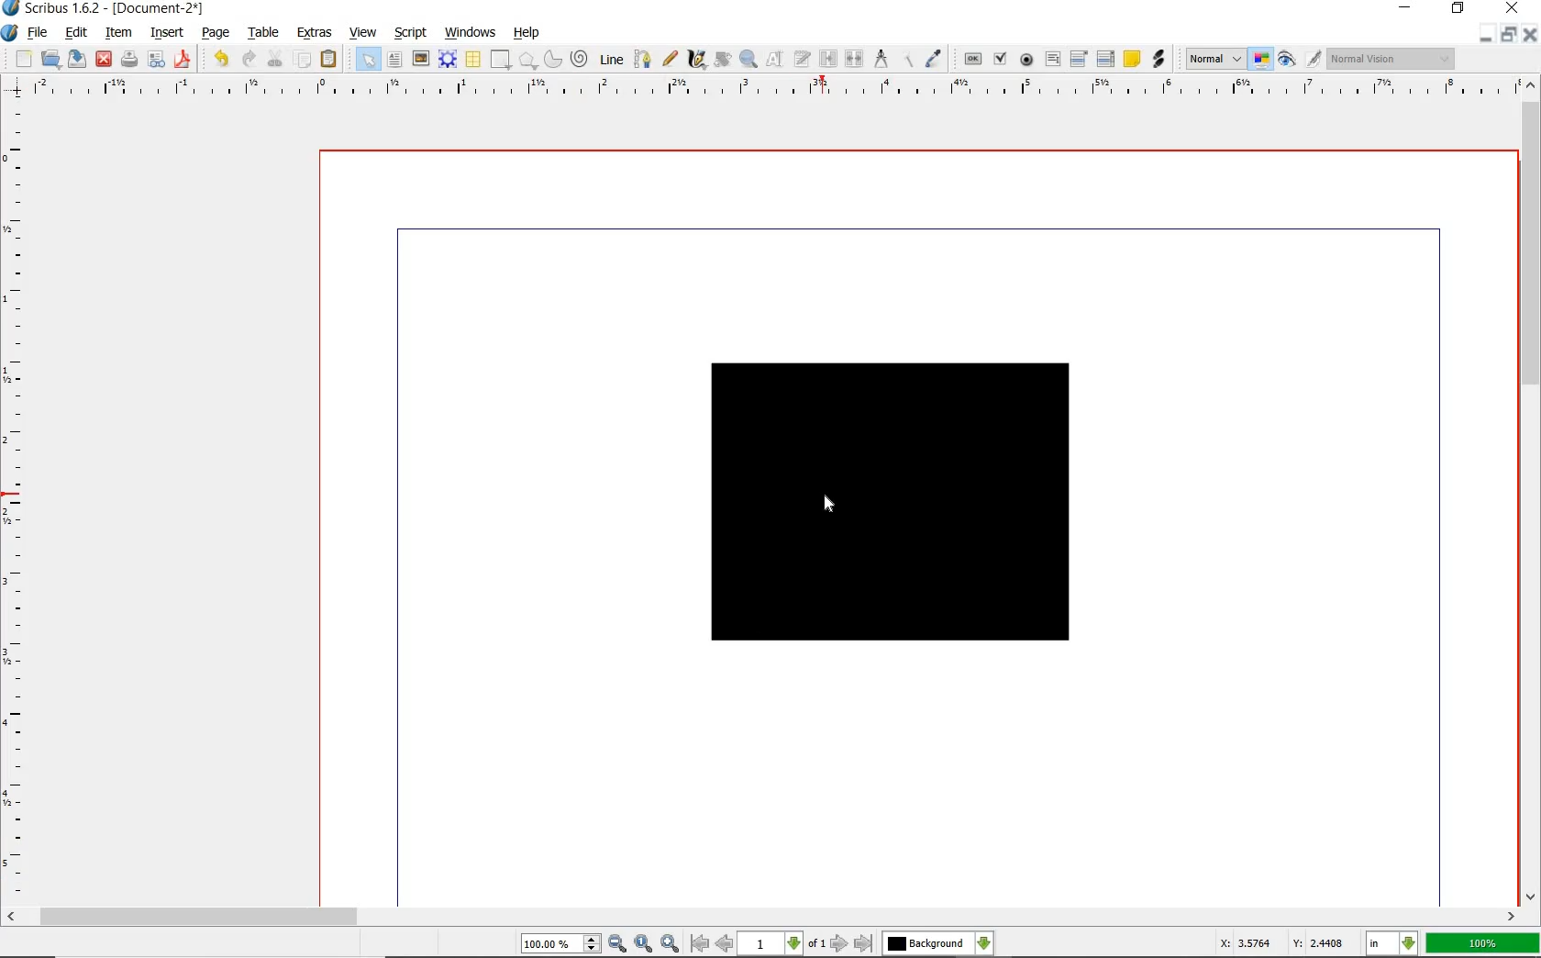 Image resolution: width=1541 pixels, height=958 pixels. I want to click on copy item properties, so click(907, 61).